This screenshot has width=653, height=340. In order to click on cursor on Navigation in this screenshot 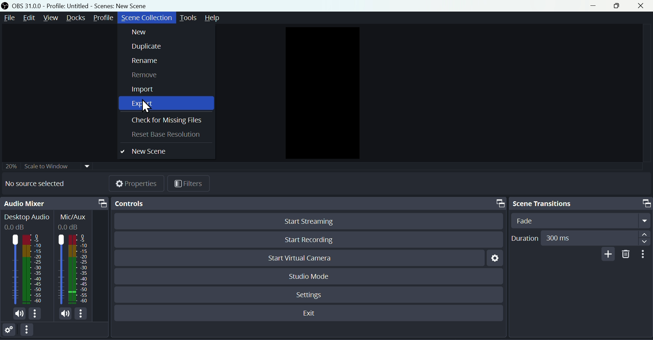, I will do `click(146, 106)`.